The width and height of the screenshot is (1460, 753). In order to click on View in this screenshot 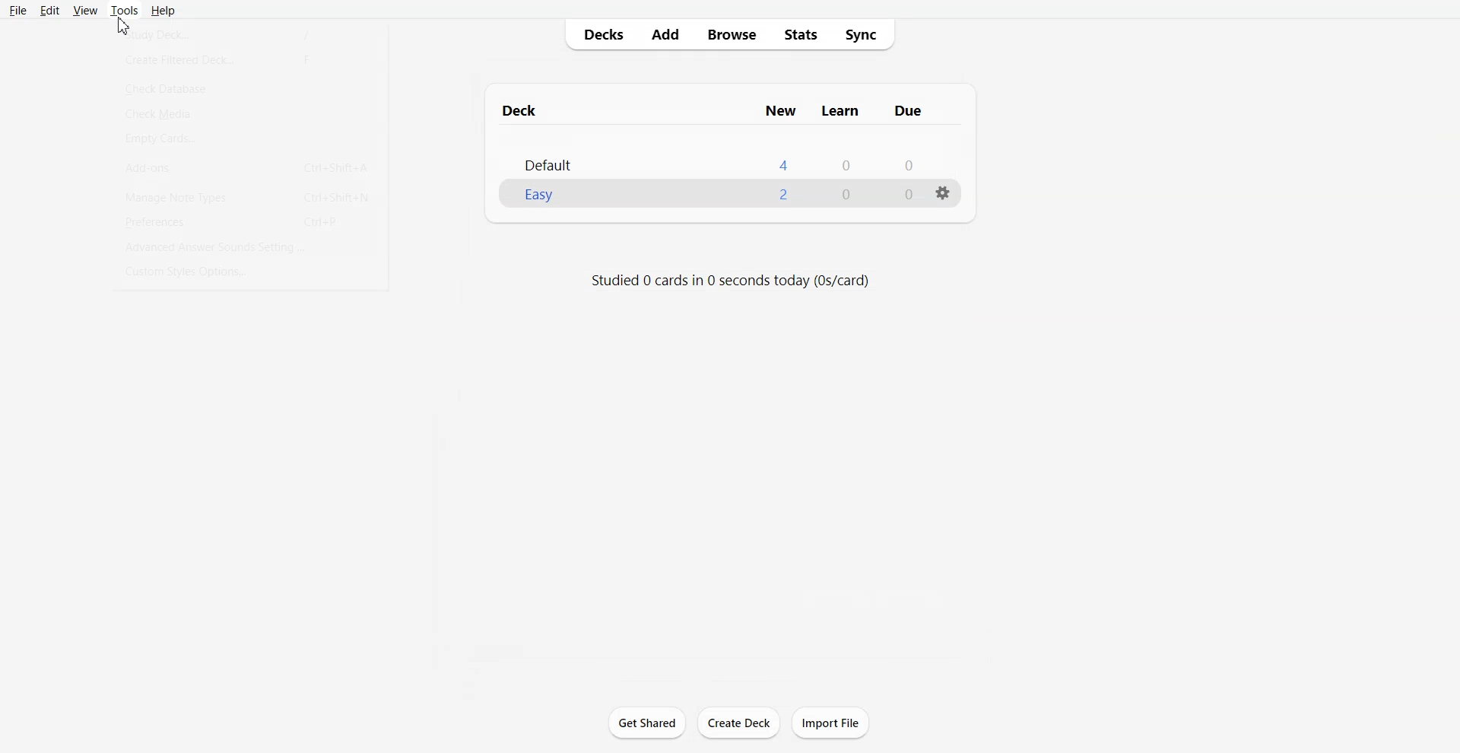, I will do `click(85, 10)`.